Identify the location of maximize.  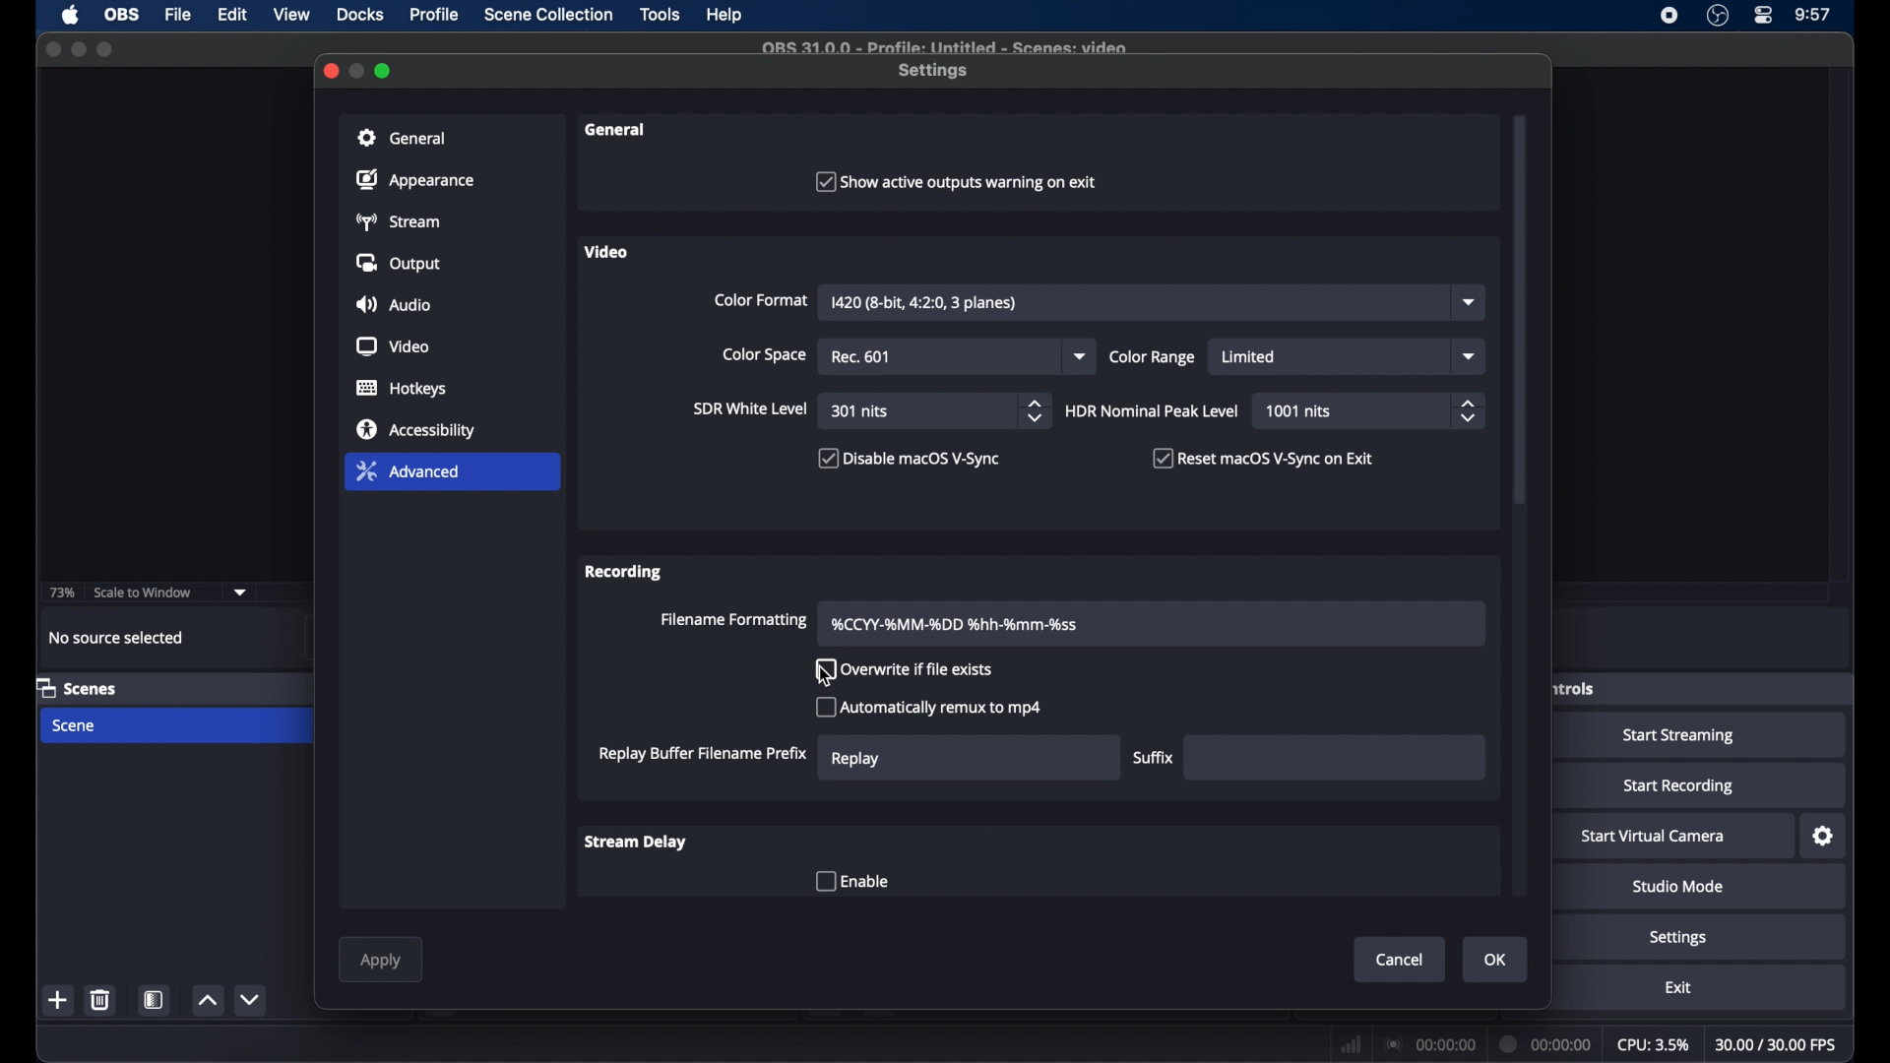
(104, 51).